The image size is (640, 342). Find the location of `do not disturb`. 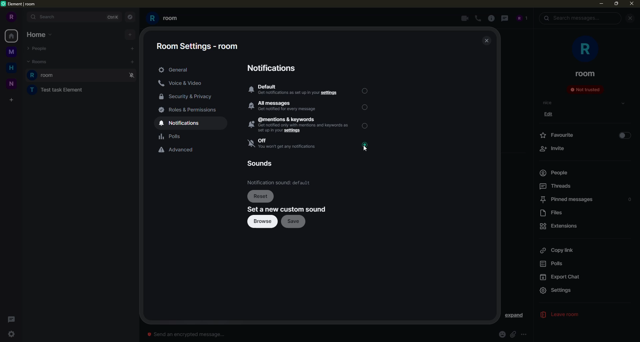

do not disturb is located at coordinates (131, 75).